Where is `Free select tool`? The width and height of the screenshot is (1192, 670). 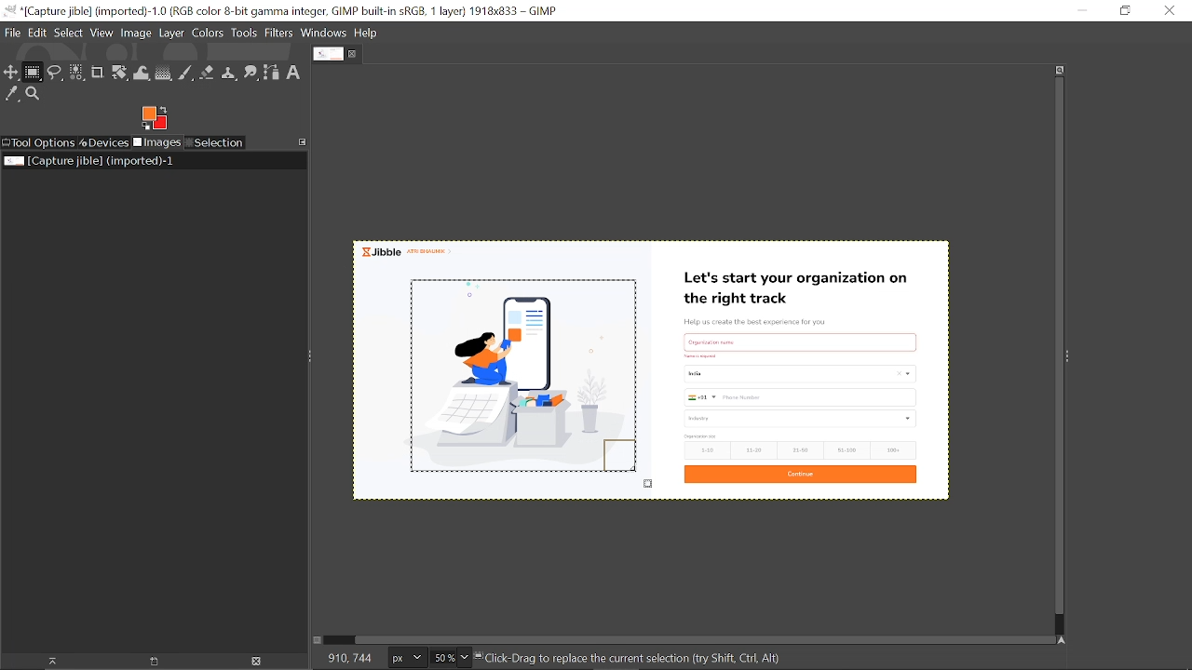
Free select tool is located at coordinates (56, 74).